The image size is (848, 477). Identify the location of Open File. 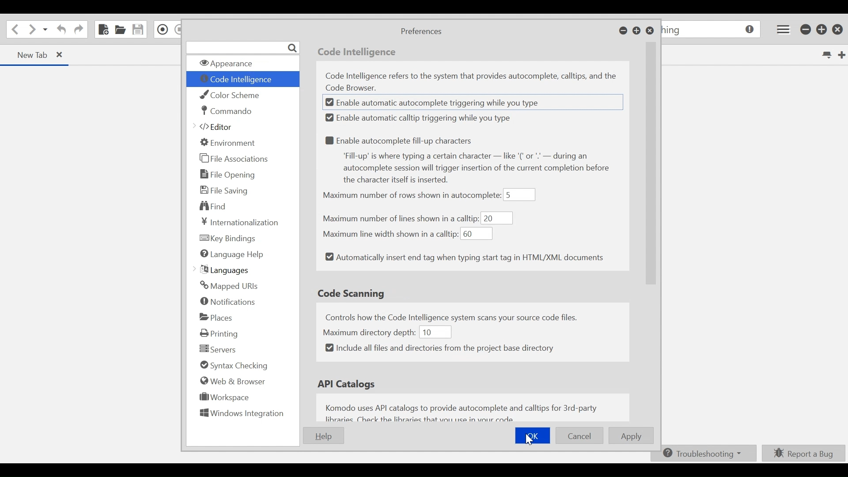
(121, 30).